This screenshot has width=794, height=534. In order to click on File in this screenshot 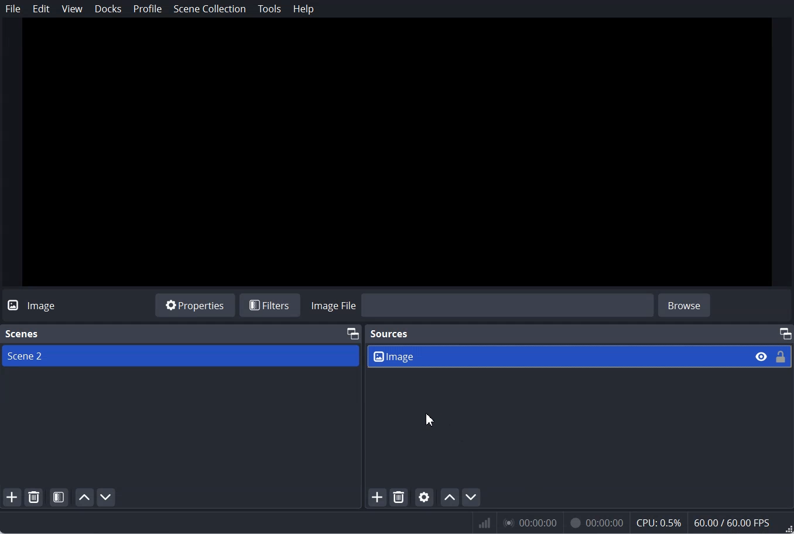, I will do `click(13, 9)`.